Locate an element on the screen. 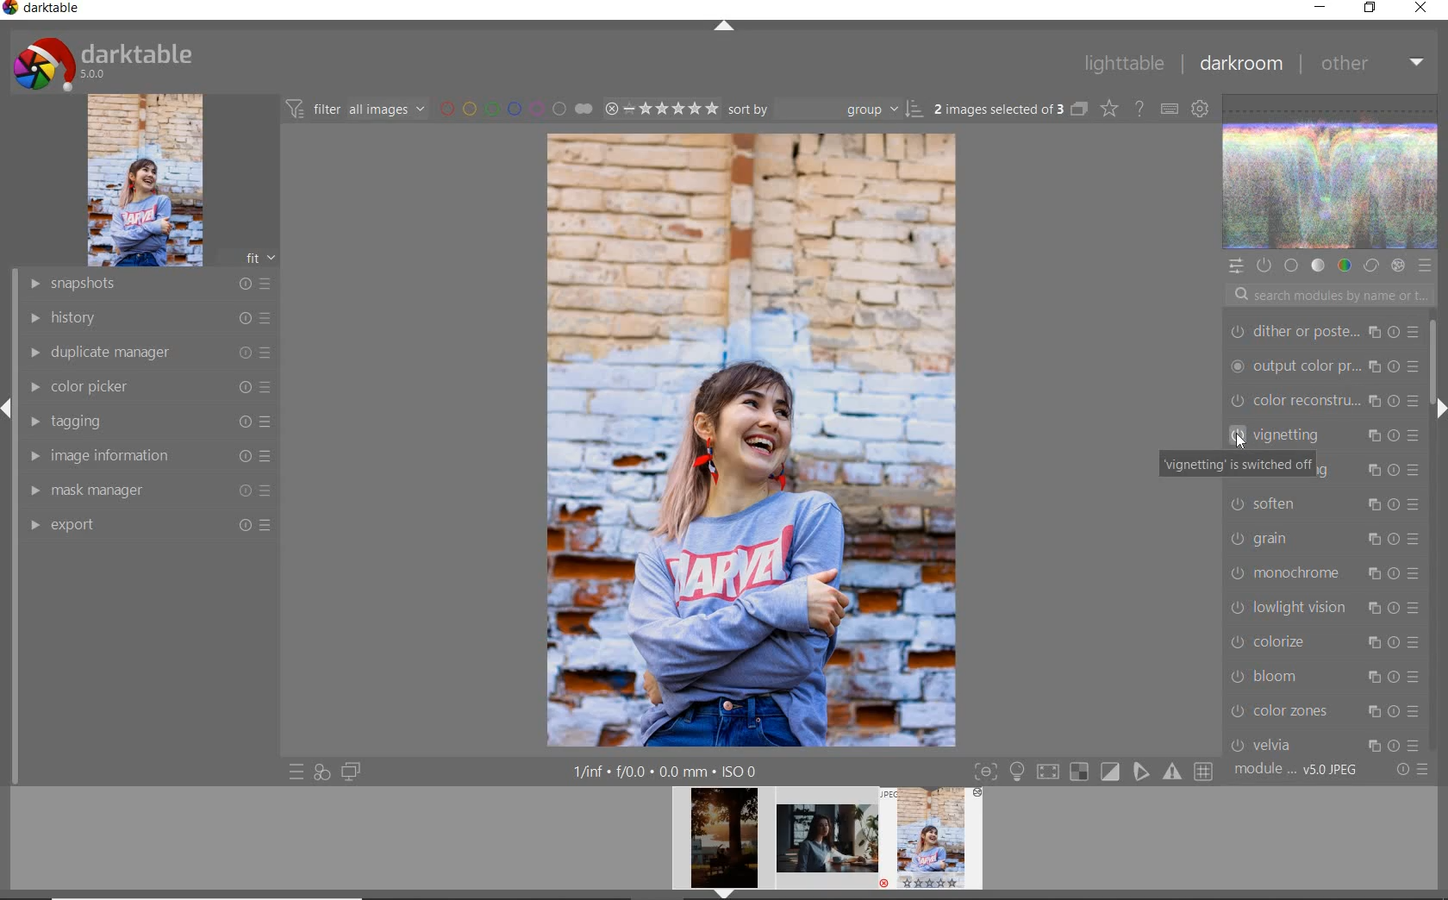 This screenshot has height=900, width=1448. DARKROOM is located at coordinates (1240, 64).